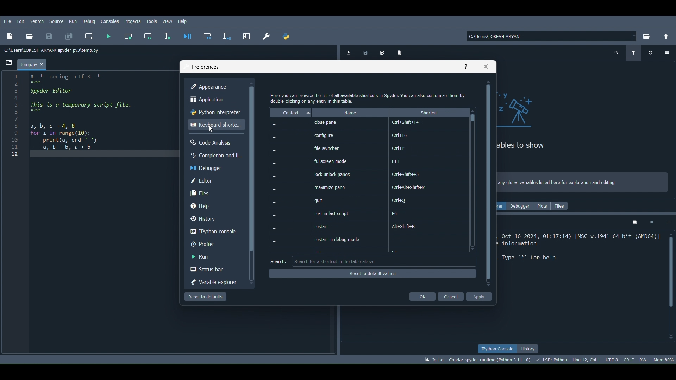 The width and height of the screenshot is (676, 380). I want to click on Version, so click(490, 359).